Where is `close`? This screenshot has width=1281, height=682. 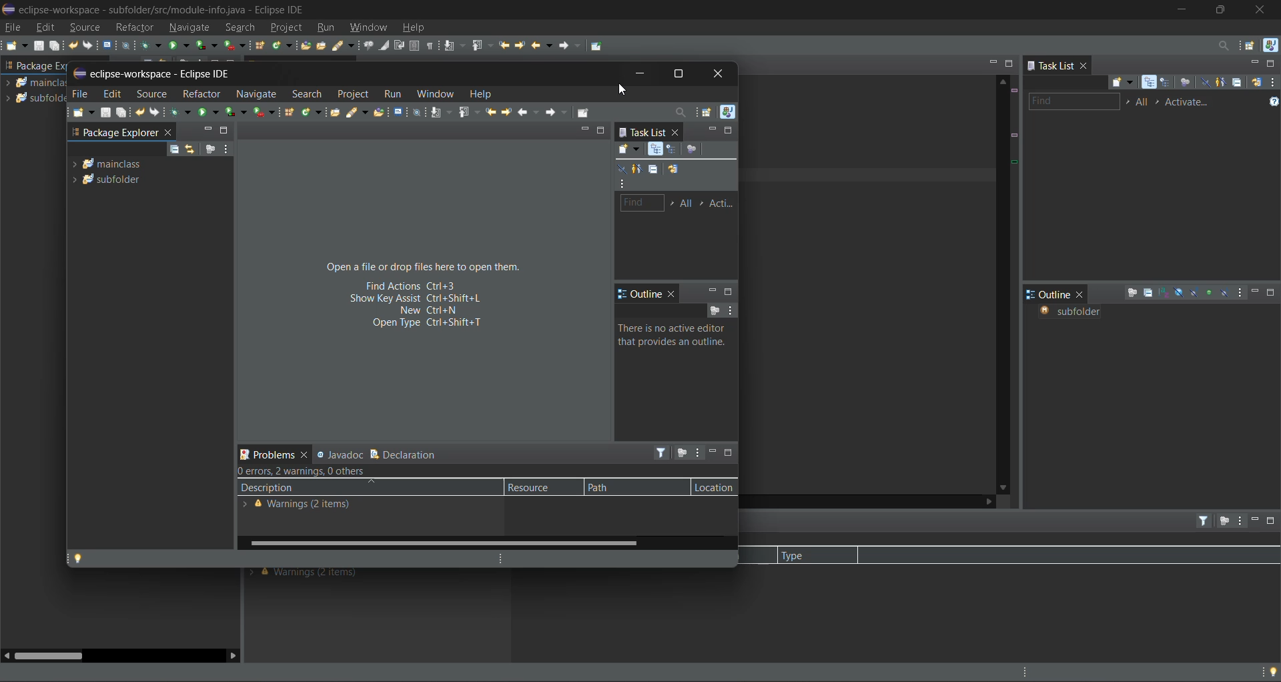 close is located at coordinates (1266, 9).